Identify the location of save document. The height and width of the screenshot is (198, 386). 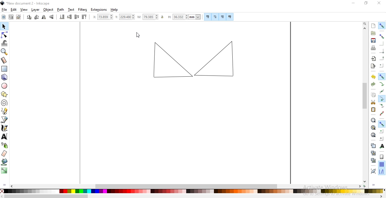
(374, 40).